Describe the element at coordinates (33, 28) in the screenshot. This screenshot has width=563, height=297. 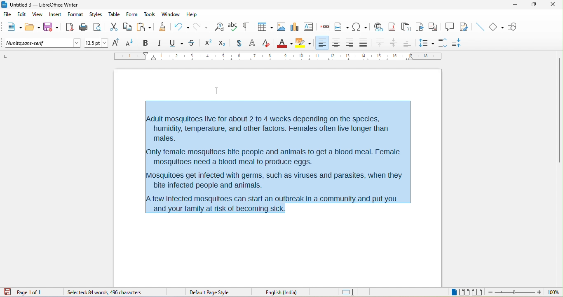
I see `open` at that location.